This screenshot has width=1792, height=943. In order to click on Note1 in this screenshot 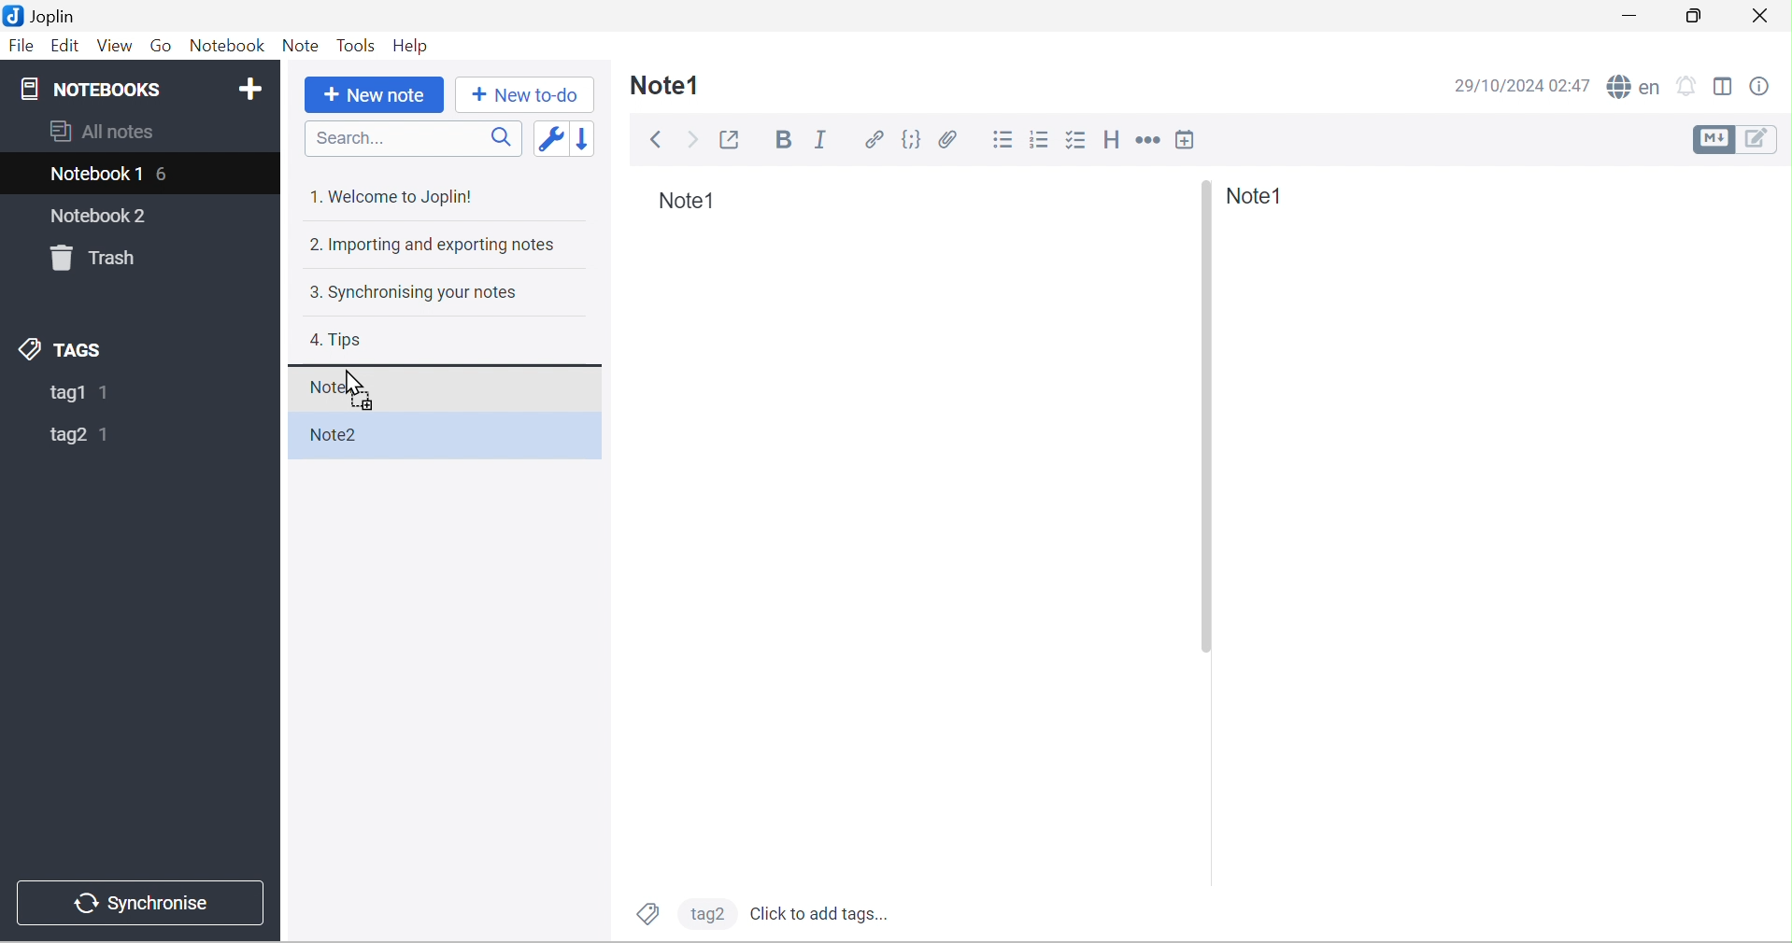, I will do `click(1259, 199)`.